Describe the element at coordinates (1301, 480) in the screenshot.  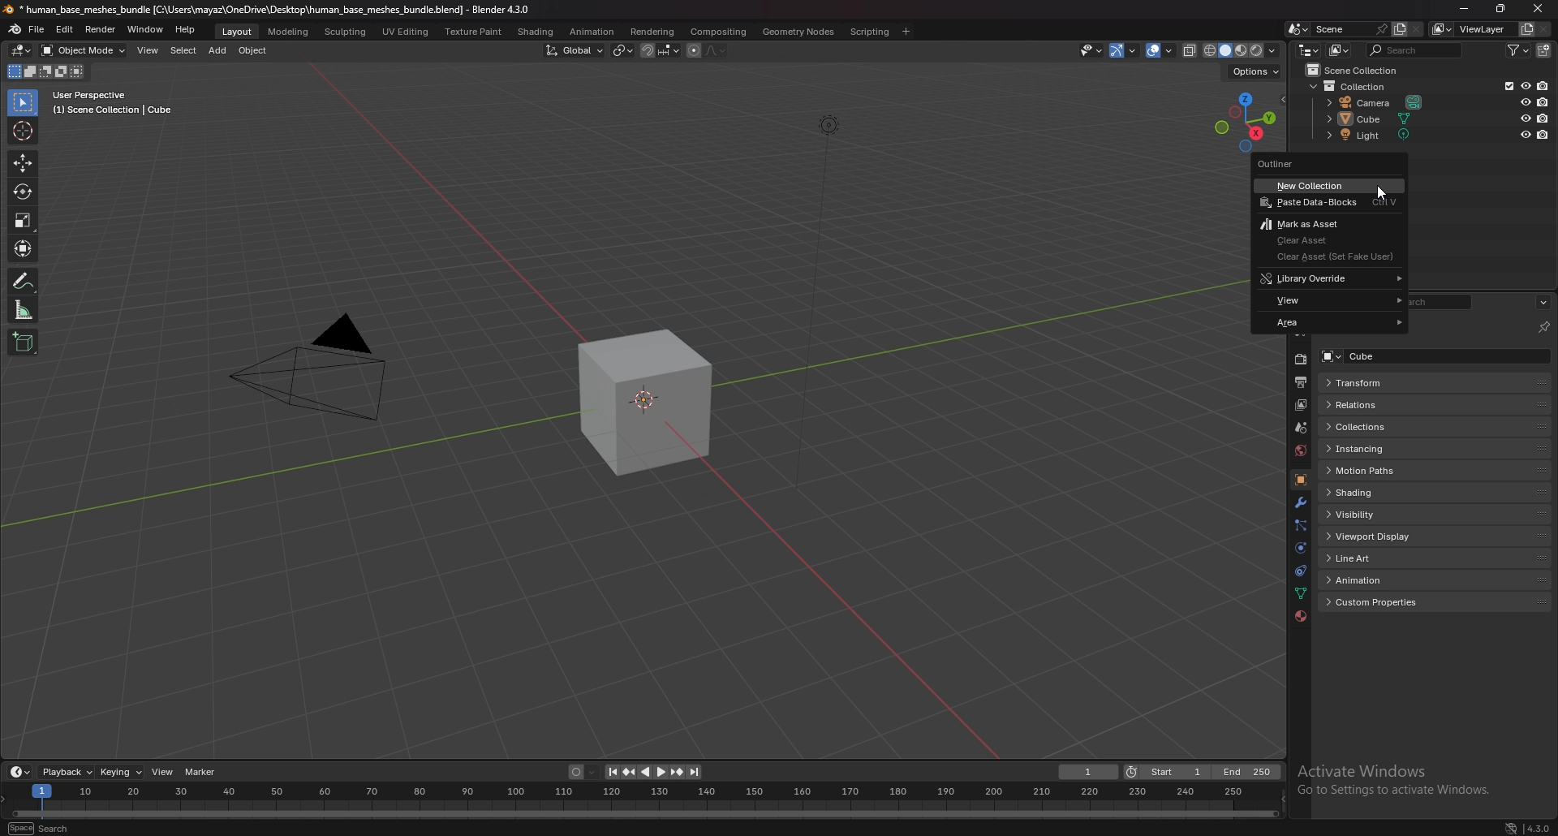
I see `object` at that location.